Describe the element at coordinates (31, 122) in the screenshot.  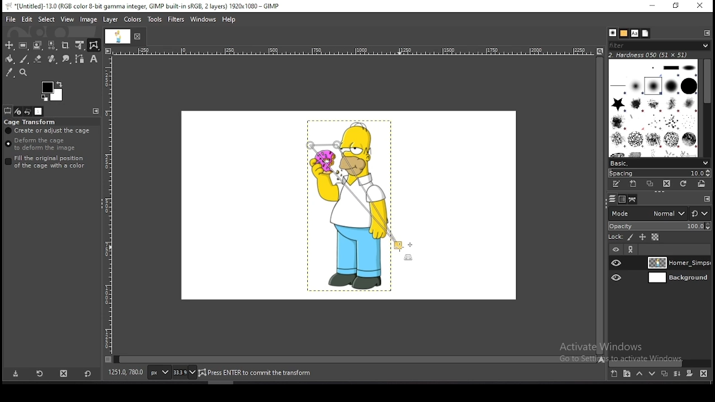
I see `cage transform` at that location.